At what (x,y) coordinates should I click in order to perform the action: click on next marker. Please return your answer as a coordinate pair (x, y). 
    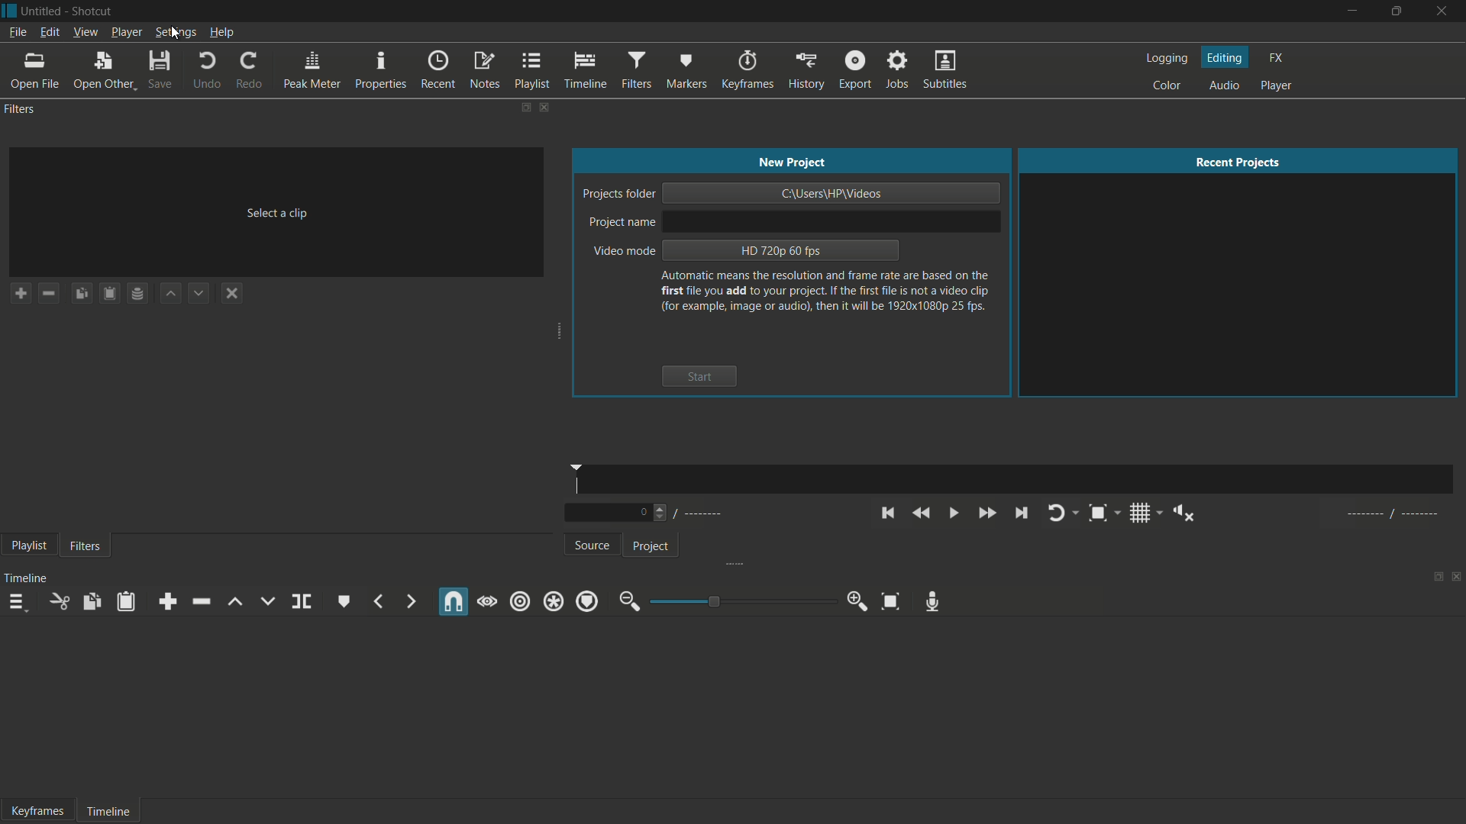
    Looking at the image, I should click on (408, 601).